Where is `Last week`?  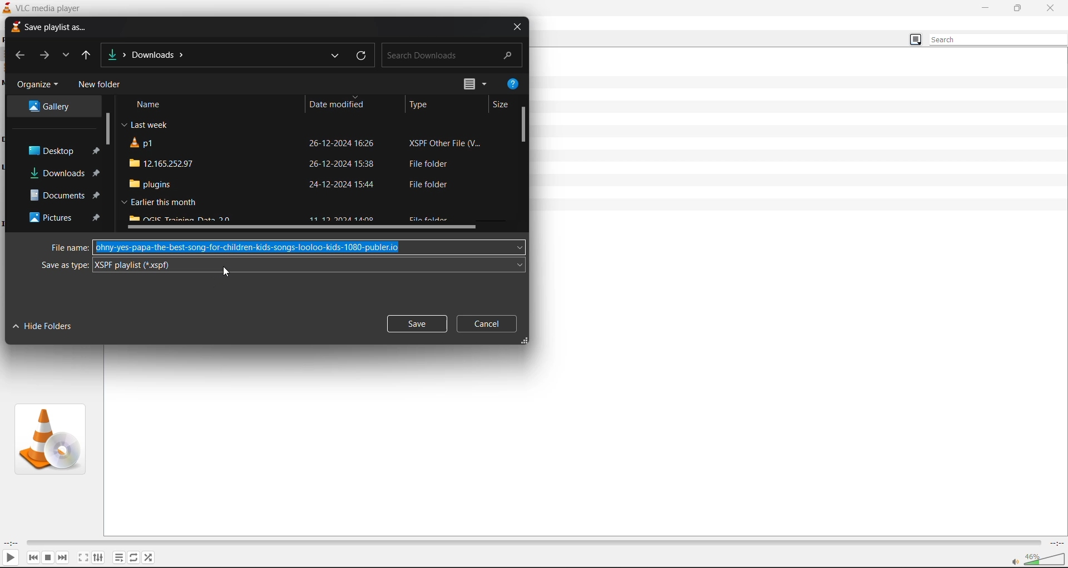
Last week is located at coordinates (144, 126).